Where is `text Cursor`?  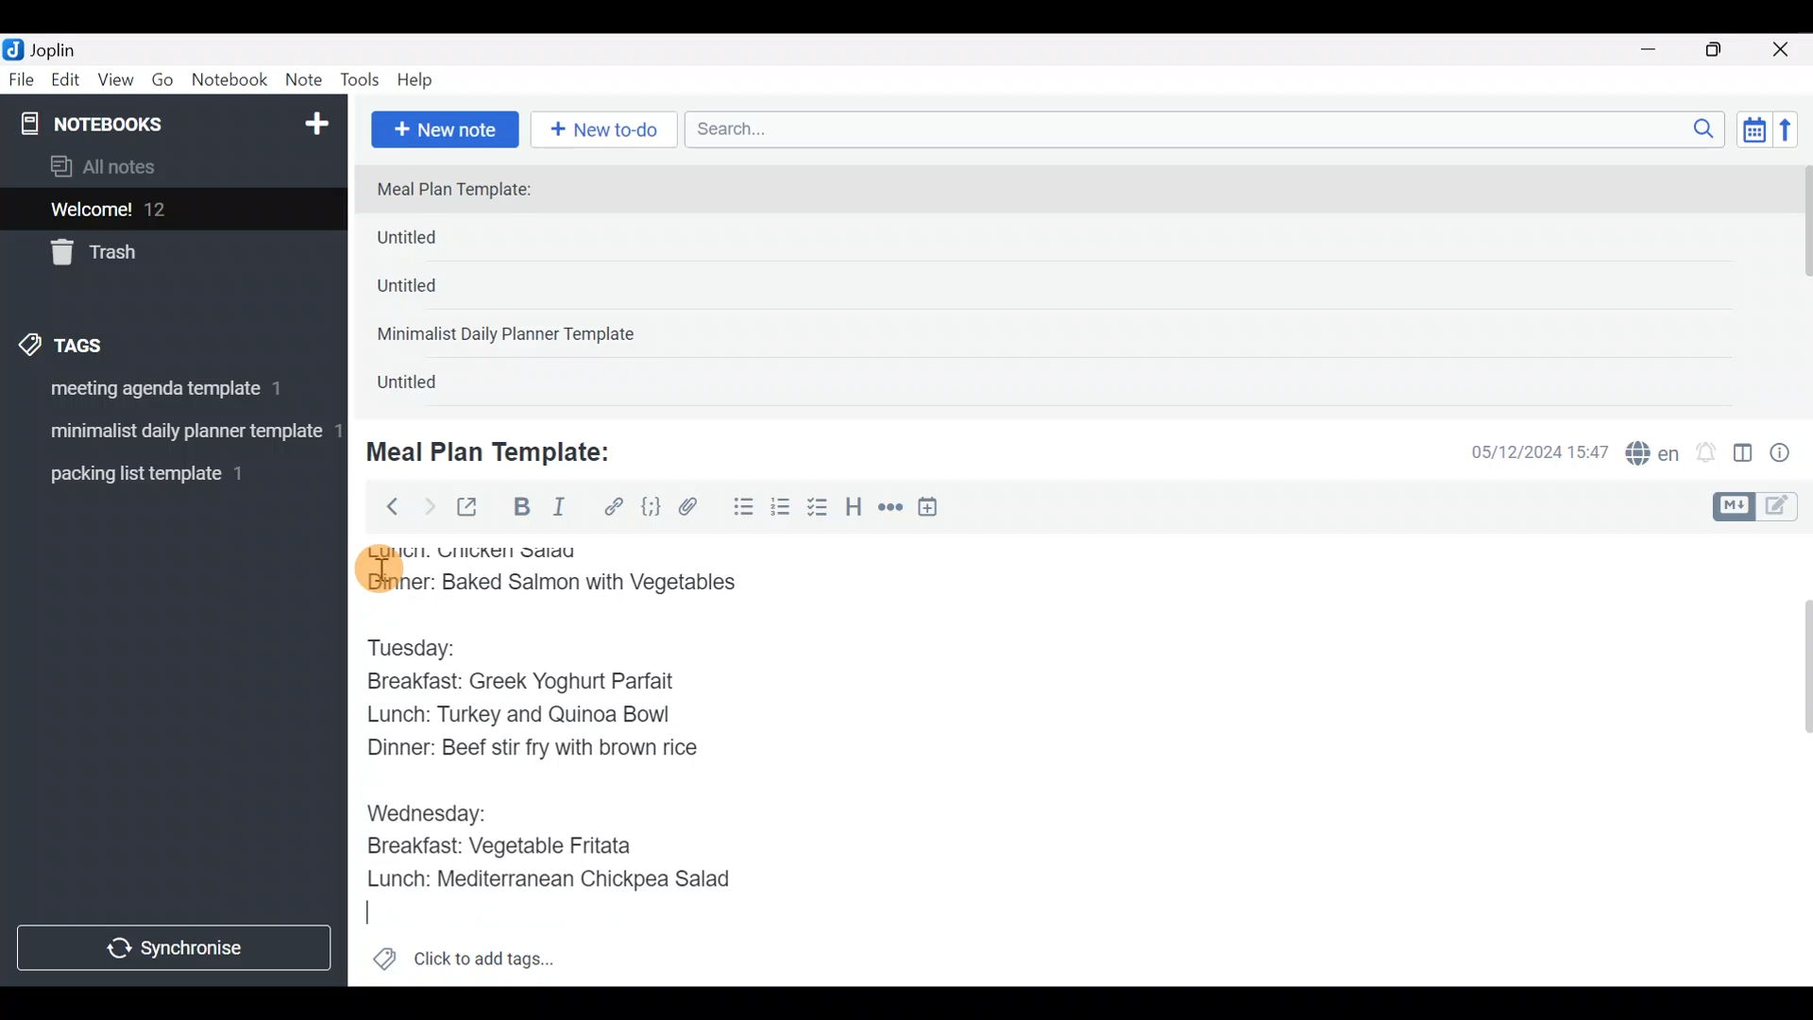
text Cursor is located at coordinates (379, 913).